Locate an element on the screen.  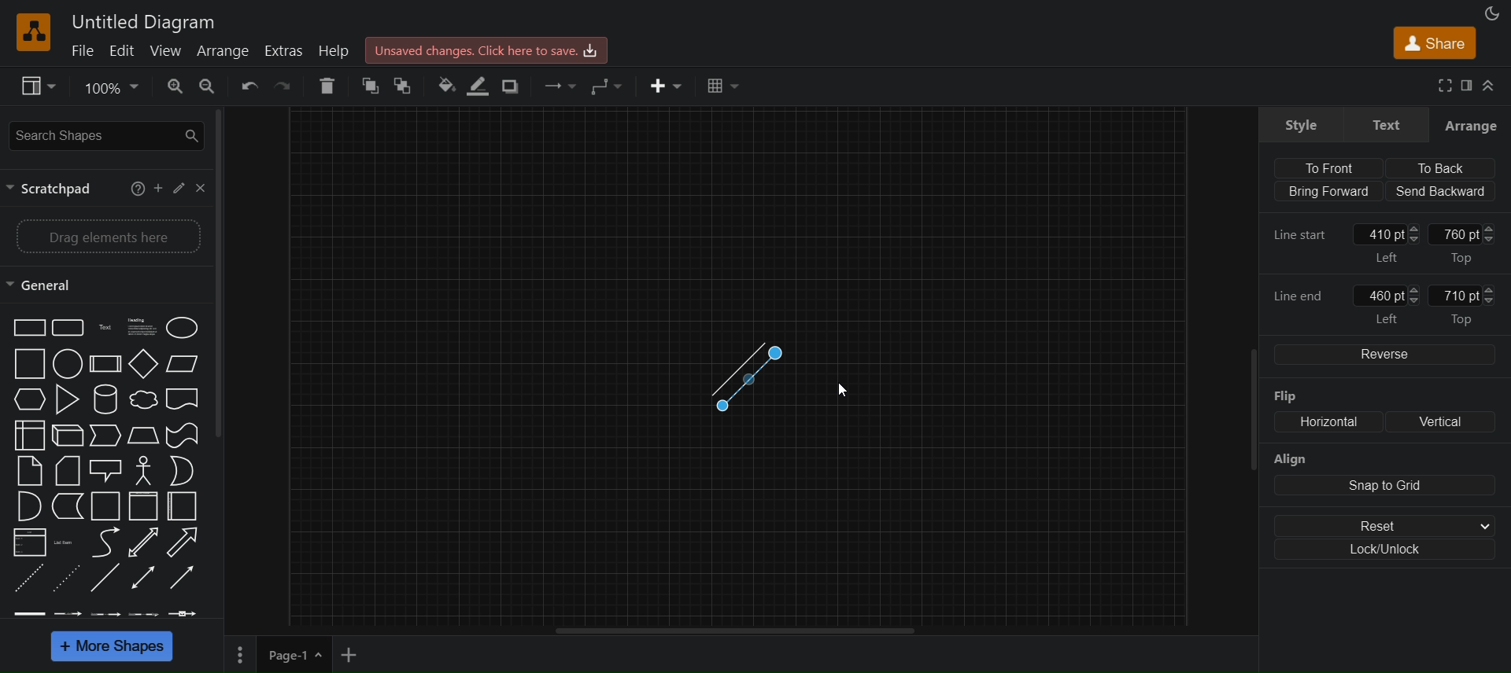
format is located at coordinates (1467, 86).